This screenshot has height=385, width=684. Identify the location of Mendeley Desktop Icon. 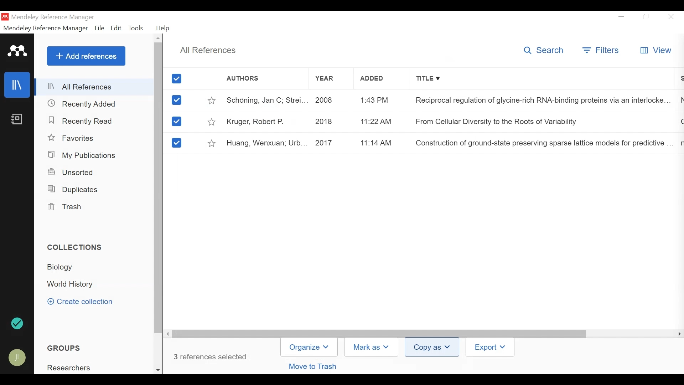
(5, 17).